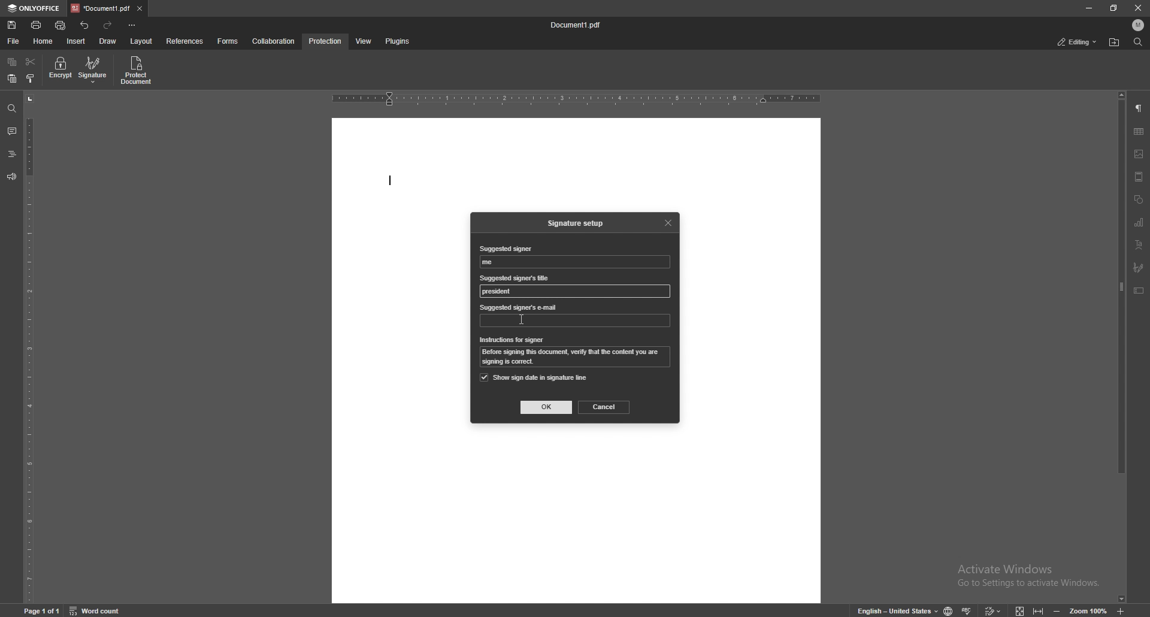  I want to click on redo, so click(108, 25).